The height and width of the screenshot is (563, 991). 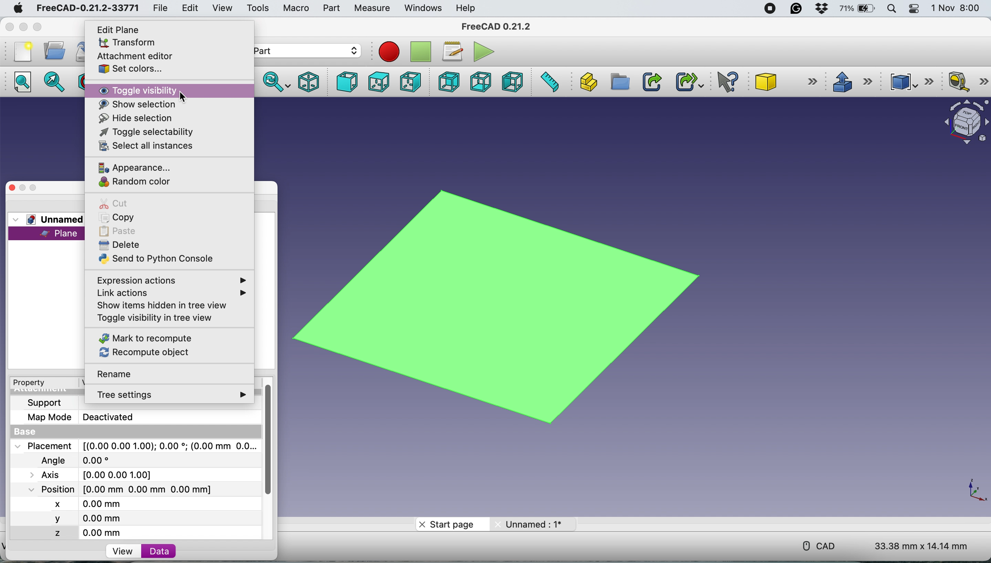 I want to click on view, so click(x=120, y=552).